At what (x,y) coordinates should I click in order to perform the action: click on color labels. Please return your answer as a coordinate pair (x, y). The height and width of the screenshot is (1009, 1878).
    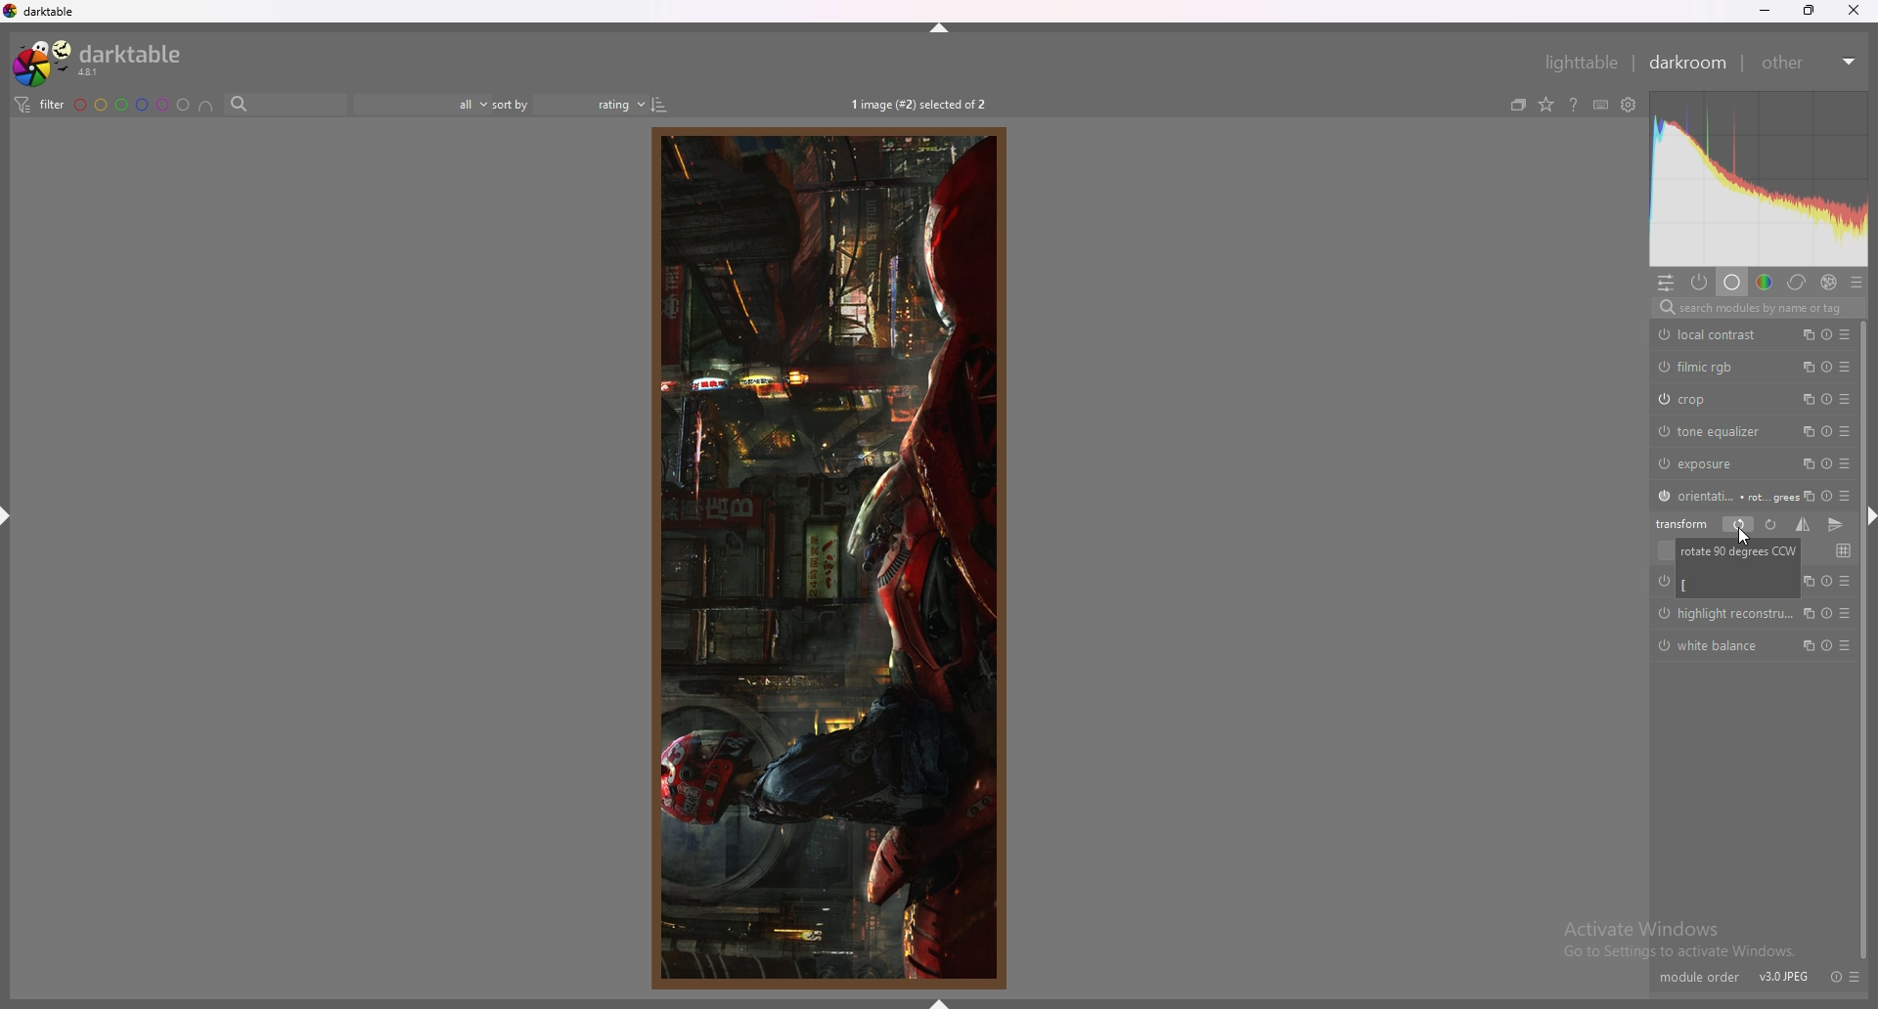
    Looking at the image, I should click on (131, 105).